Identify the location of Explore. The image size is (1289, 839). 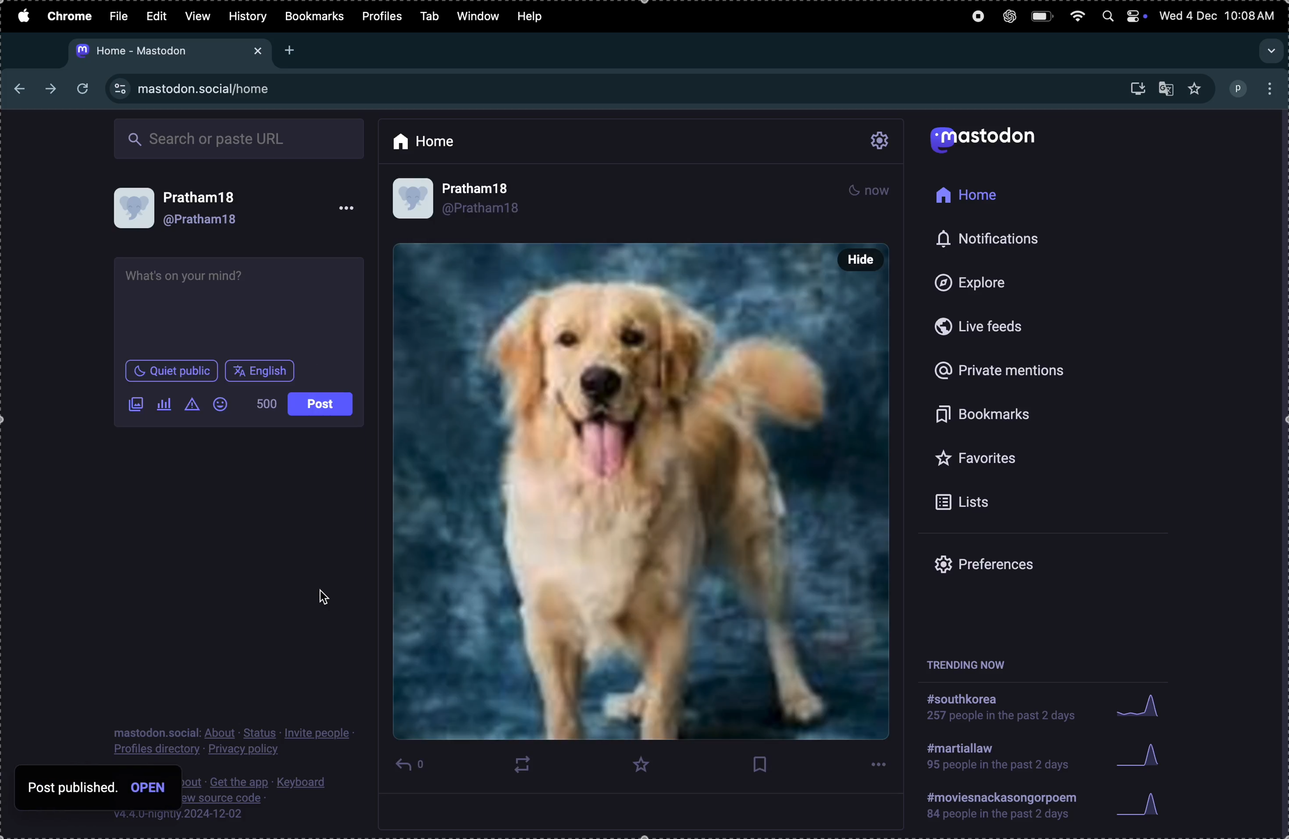
(983, 279).